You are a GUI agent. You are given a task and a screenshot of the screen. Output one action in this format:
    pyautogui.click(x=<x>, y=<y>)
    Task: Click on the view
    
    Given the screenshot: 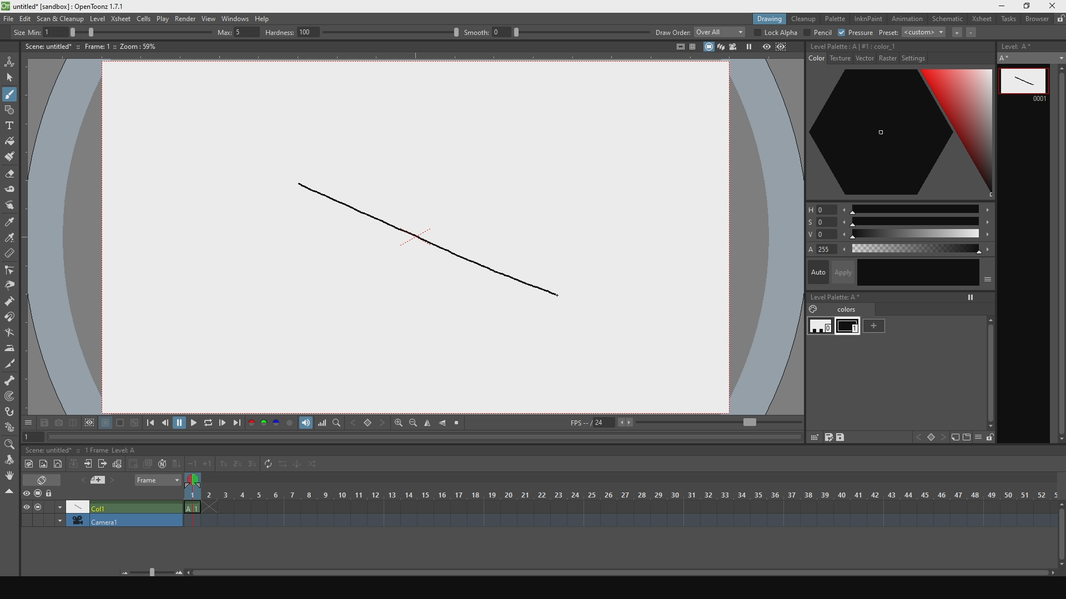 What is the action you would take?
    pyautogui.click(x=207, y=17)
    